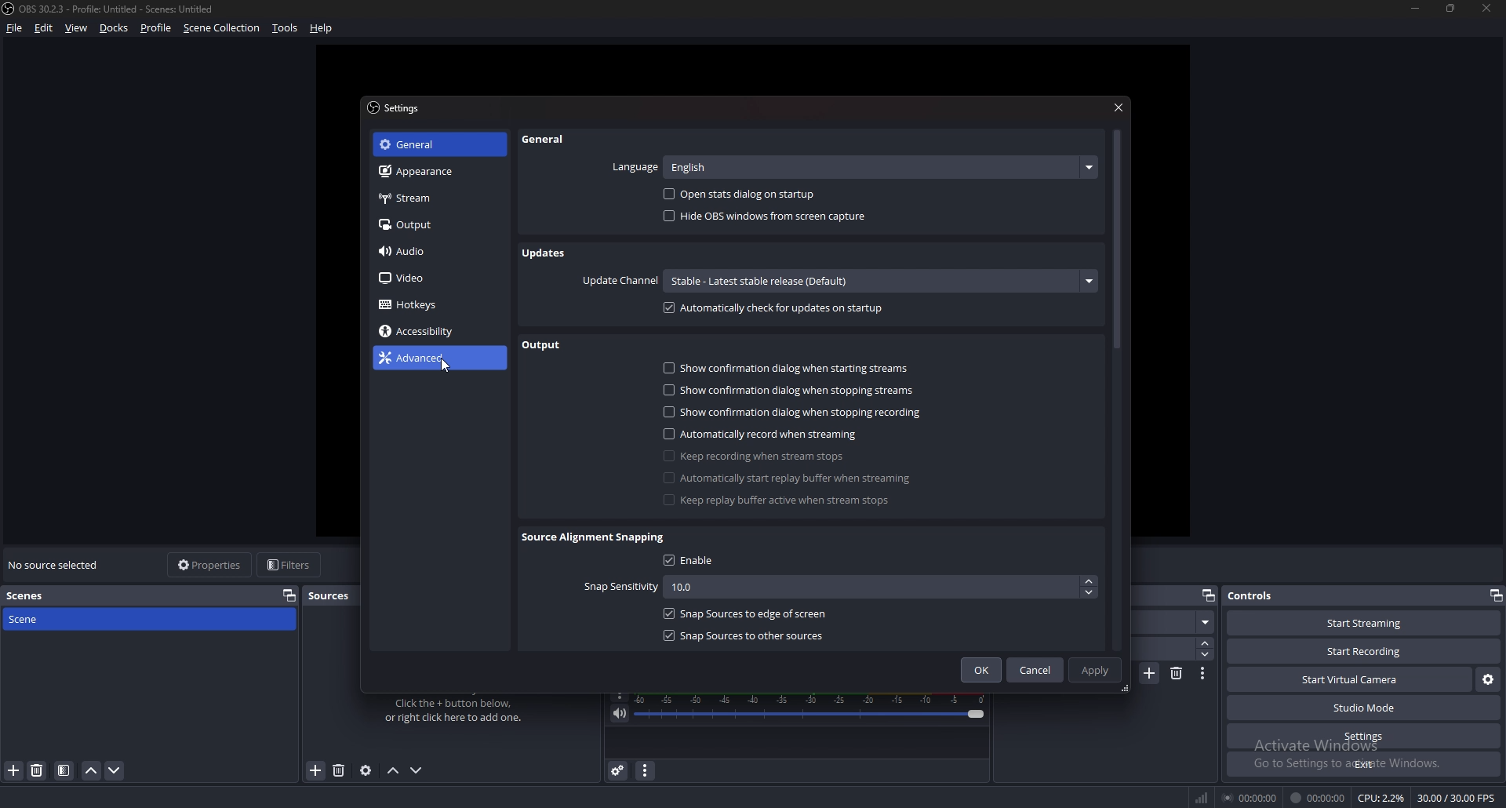  I want to click on Stream, so click(436, 198).